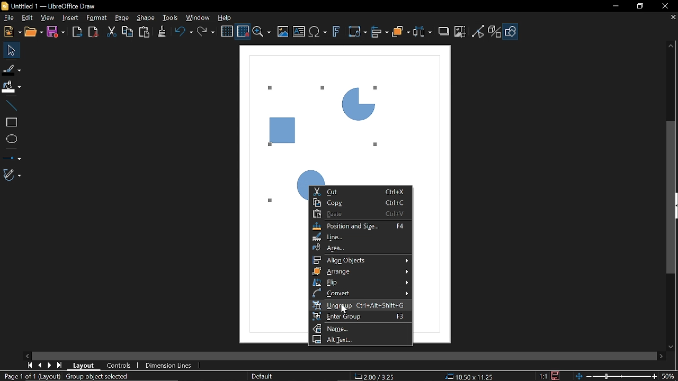  What do you see at coordinates (320, 132) in the screenshot?
I see `Current Diagram ` at bounding box center [320, 132].